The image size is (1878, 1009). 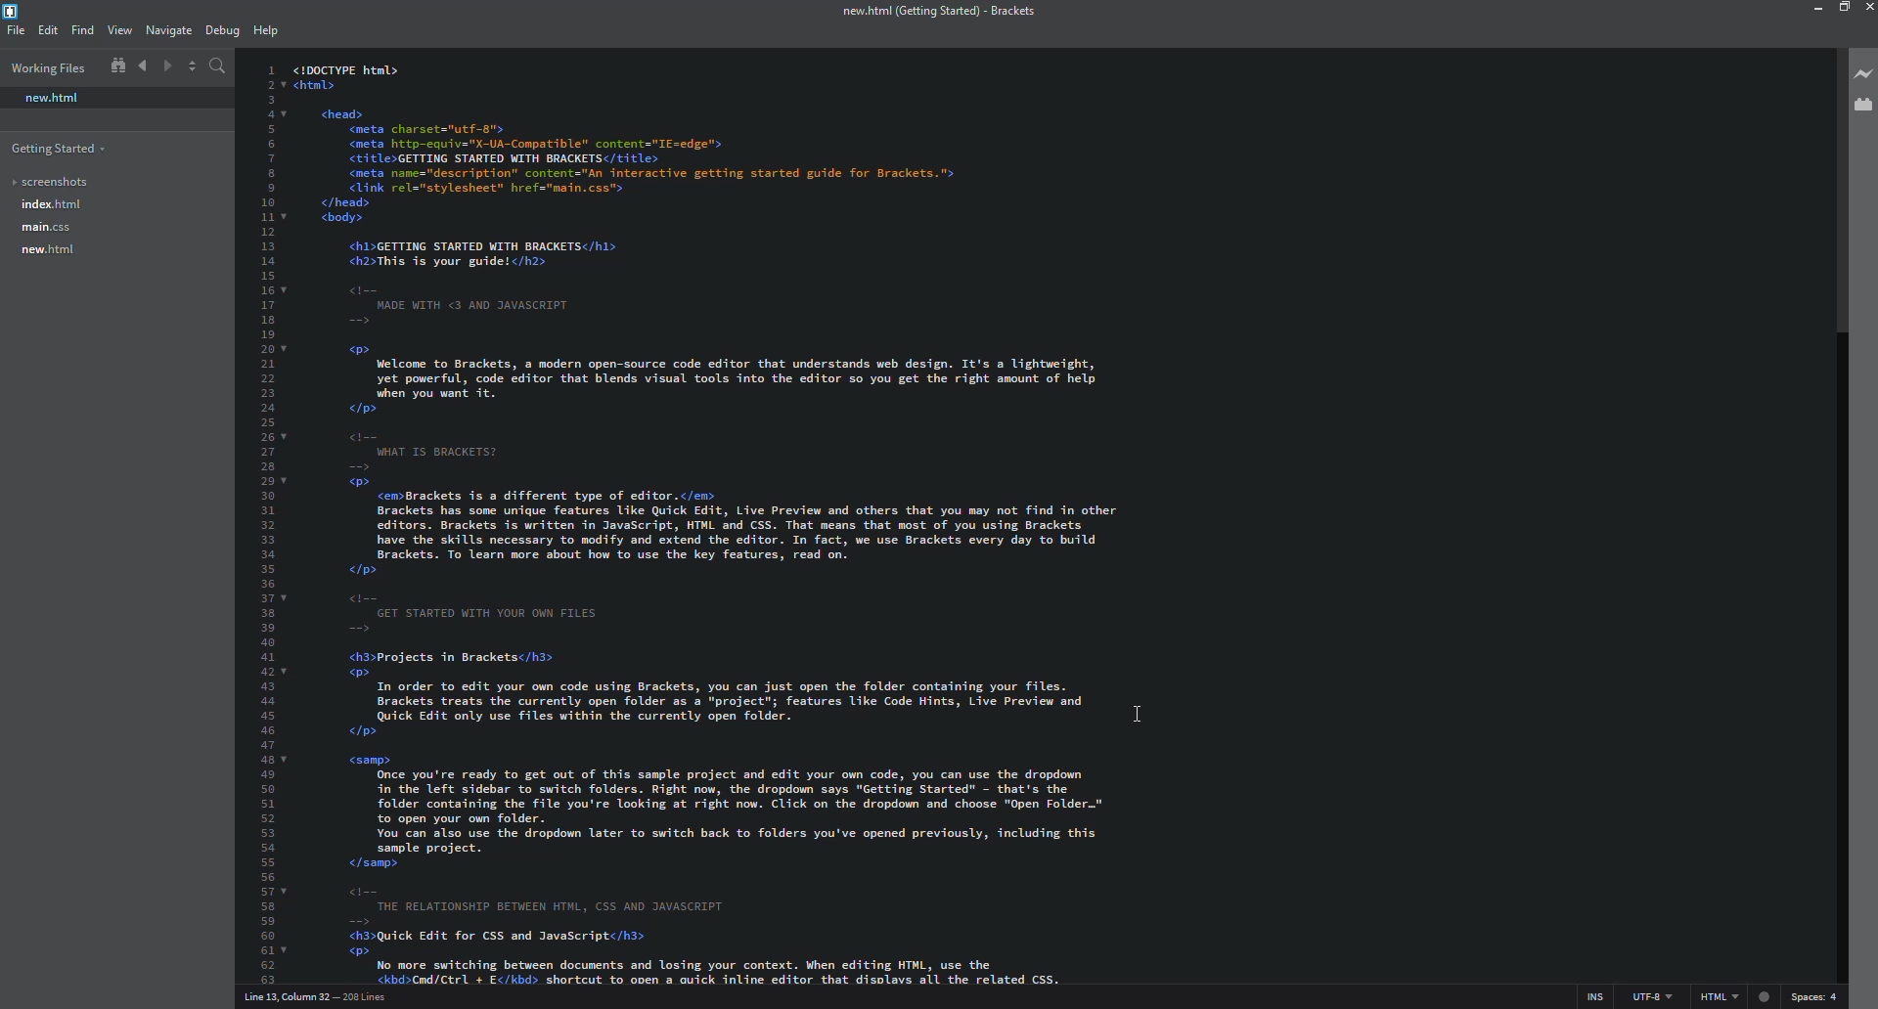 I want to click on help, so click(x=263, y=30).